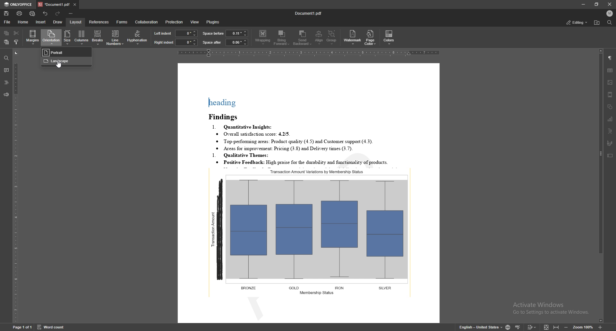 The width and height of the screenshot is (616, 331). I want to click on profile, so click(610, 13).